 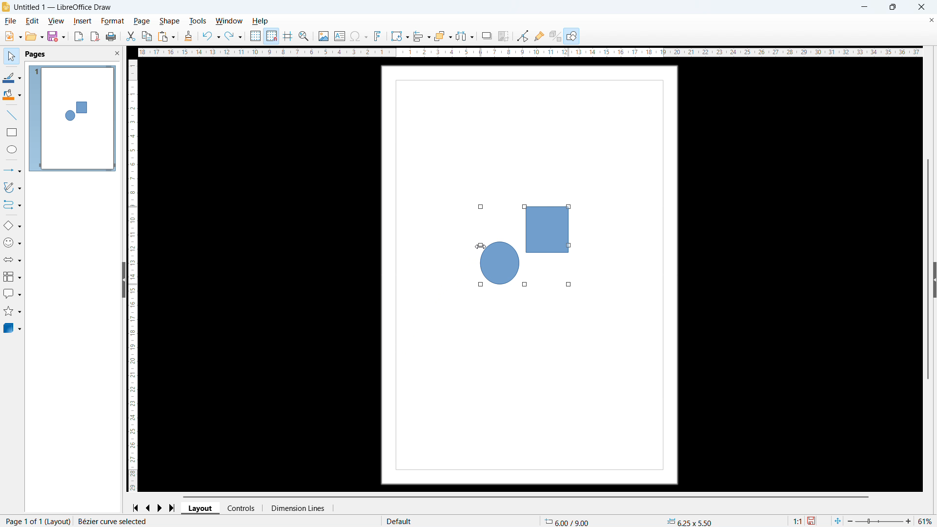 I want to click on Tools , so click(x=198, y=20).